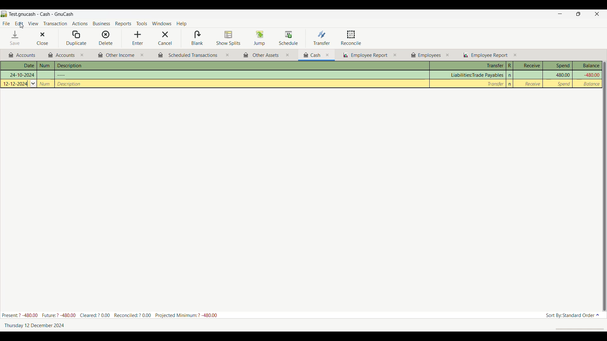 The height and width of the screenshot is (341, 607). Describe the element at coordinates (162, 23) in the screenshot. I see `Windows menu` at that location.